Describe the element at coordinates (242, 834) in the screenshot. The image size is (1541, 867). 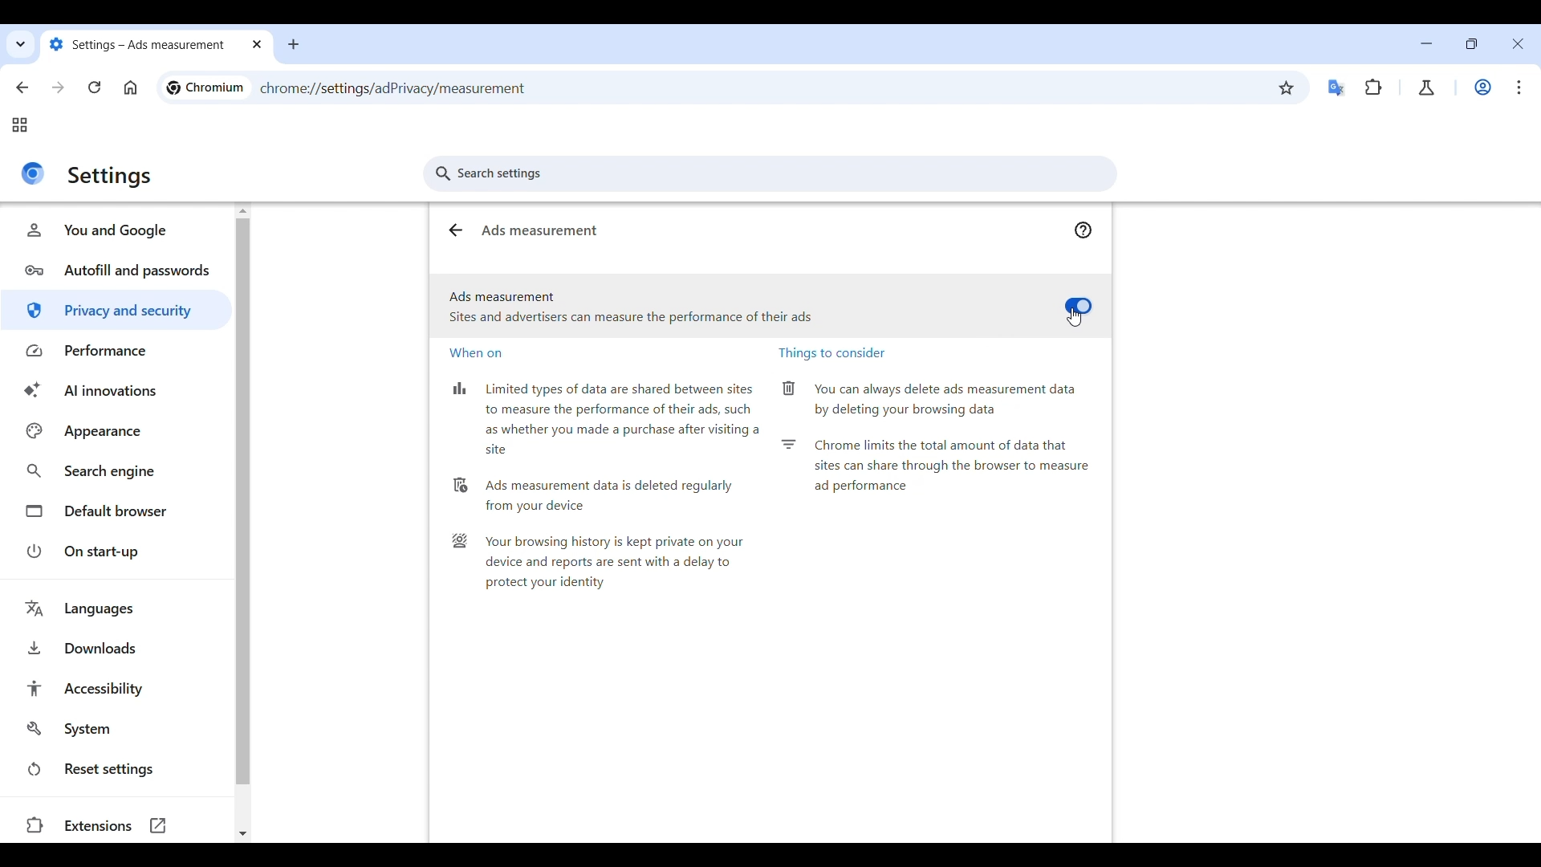
I see `Quick slide to bottom` at that location.